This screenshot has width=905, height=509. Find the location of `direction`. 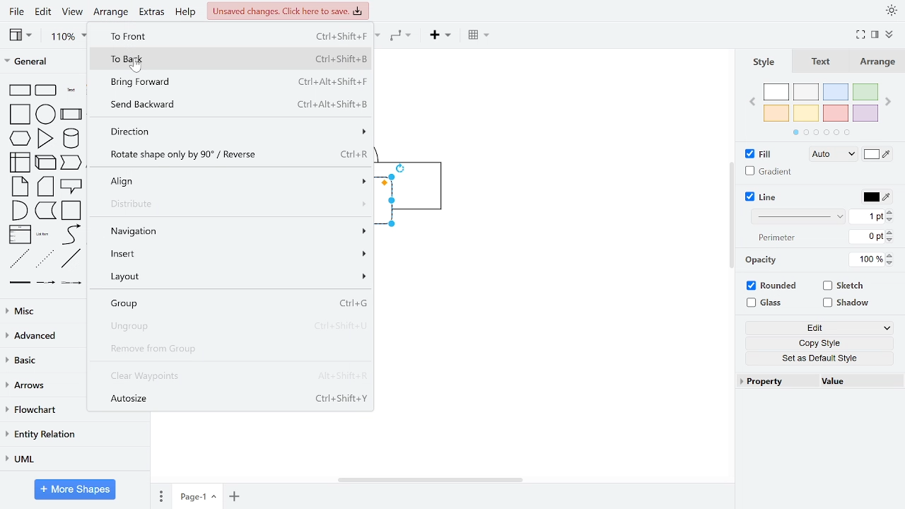

direction is located at coordinates (235, 131).